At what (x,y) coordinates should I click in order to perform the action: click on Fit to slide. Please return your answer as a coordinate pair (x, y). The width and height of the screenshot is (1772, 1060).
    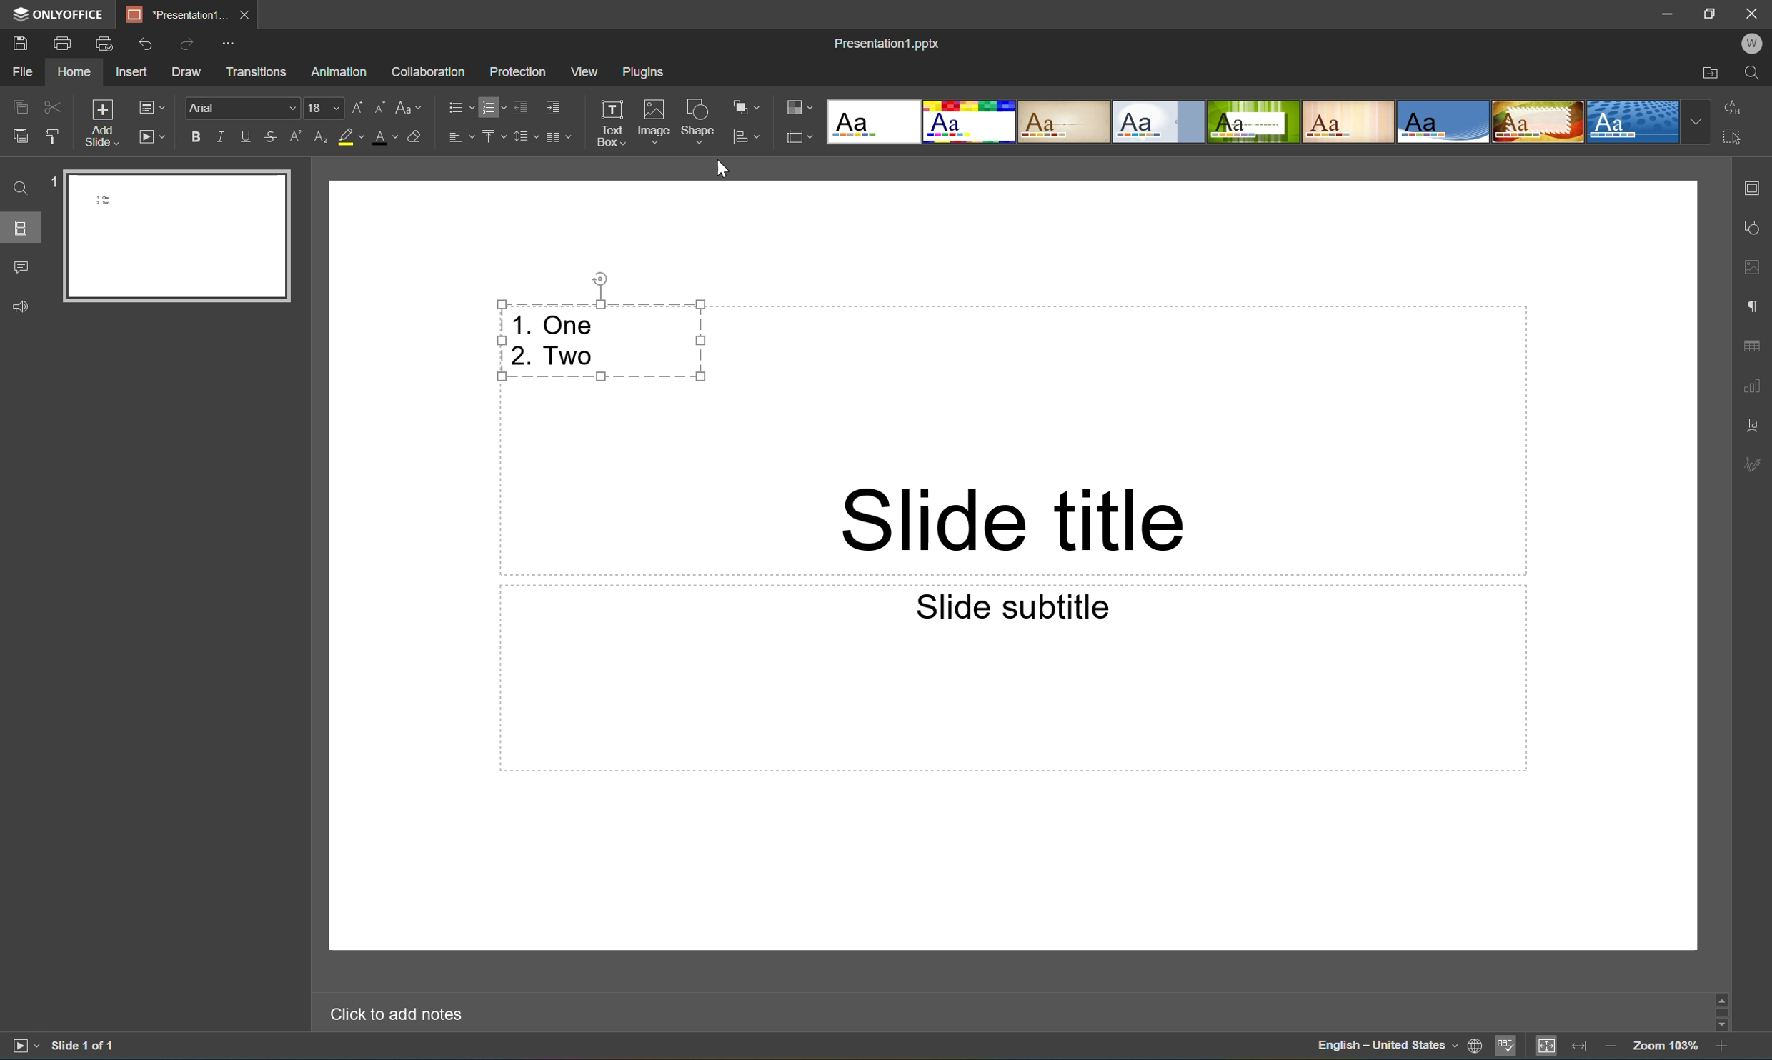
    Looking at the image, I should click on (1548, 1045).